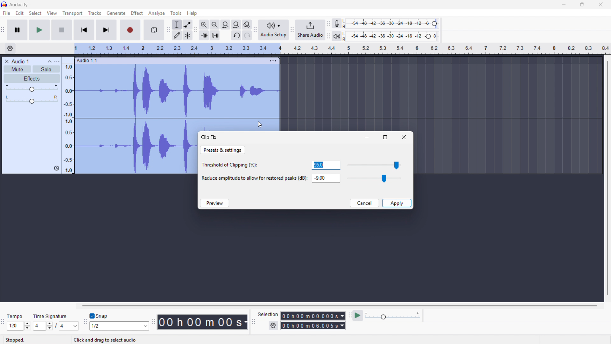 This screenshot has height=344, width=611. What do you see at coordinates (73, 13) in the screenshot?
I see `Transport` at bounding box center [73, 13].